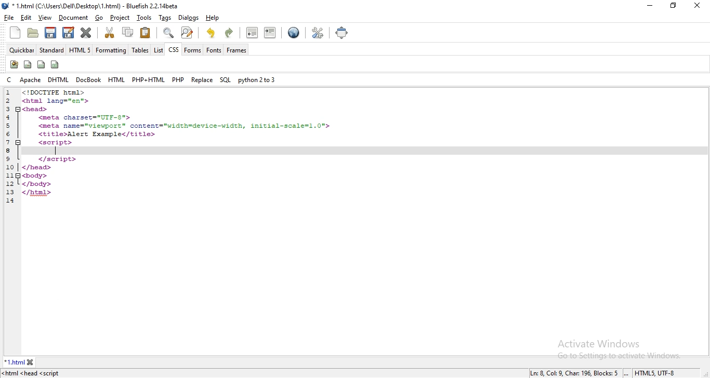 The image size is (710, 378). What do you see at coordinates (144, 17) in the screenshot?
I see `tools` at bounding box center [144, 17].